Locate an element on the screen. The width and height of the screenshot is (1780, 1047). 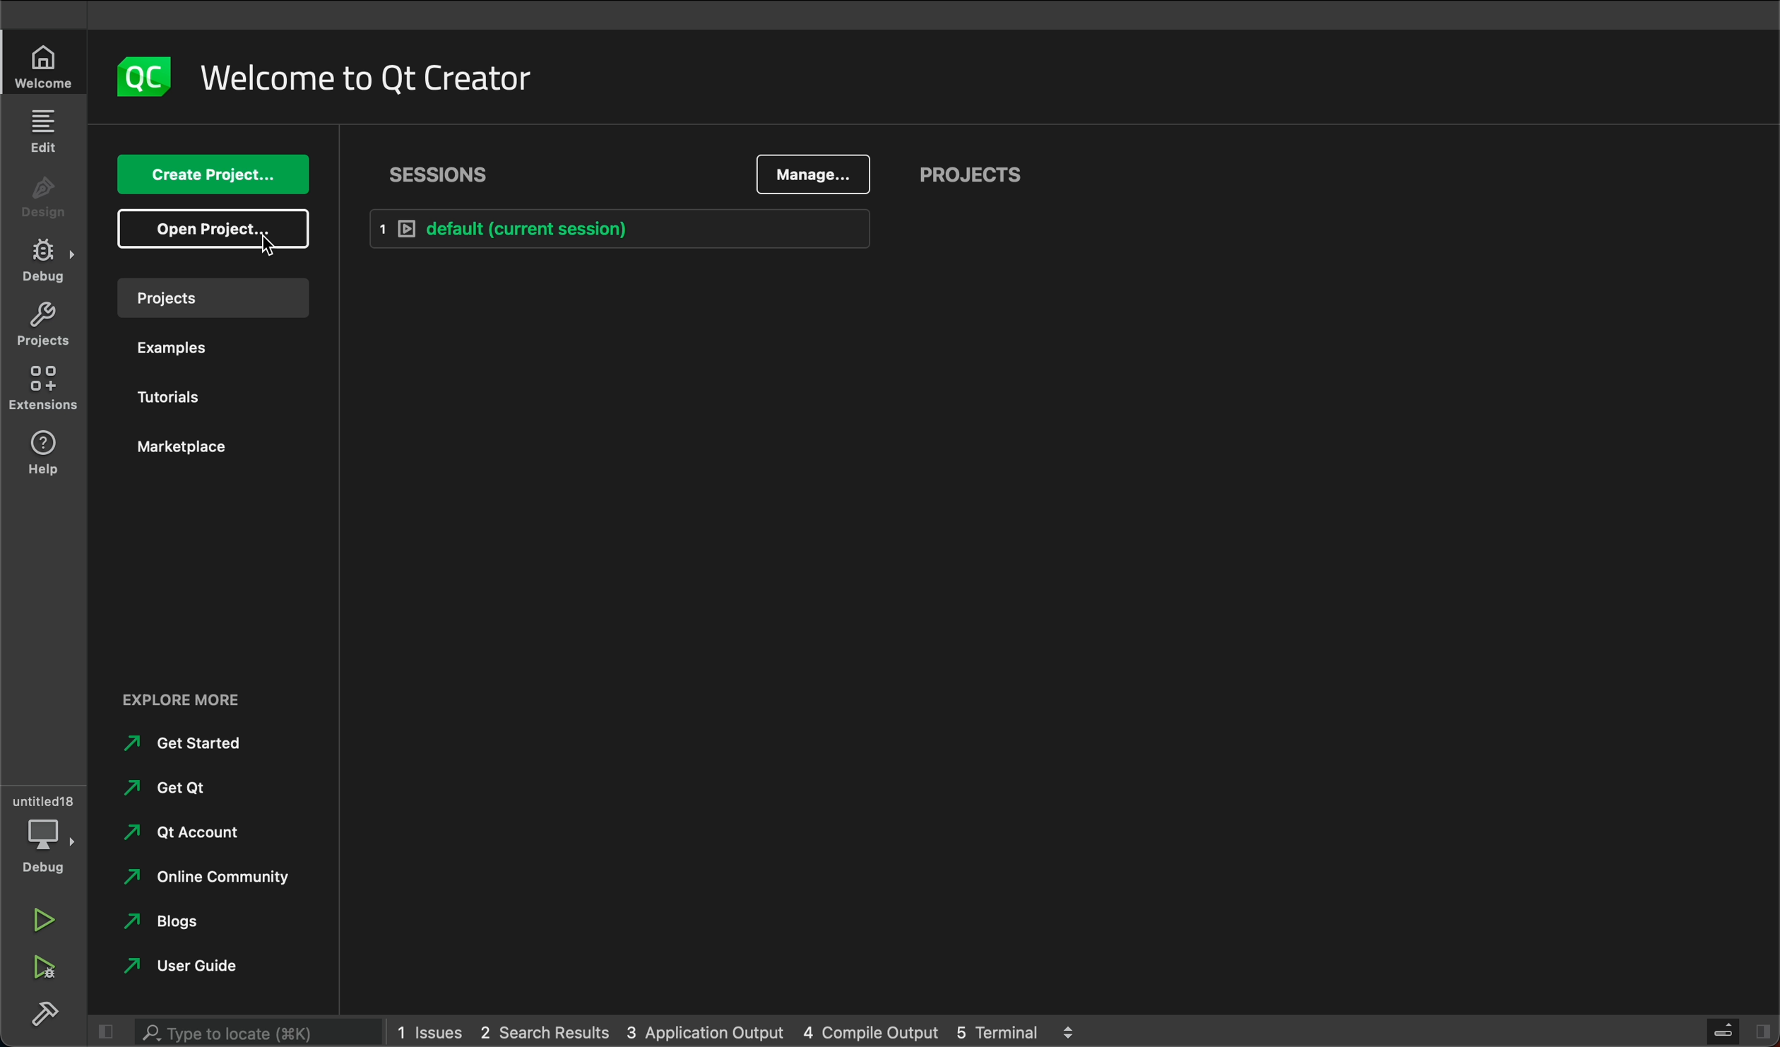
help is located at coordinates (44, 450).